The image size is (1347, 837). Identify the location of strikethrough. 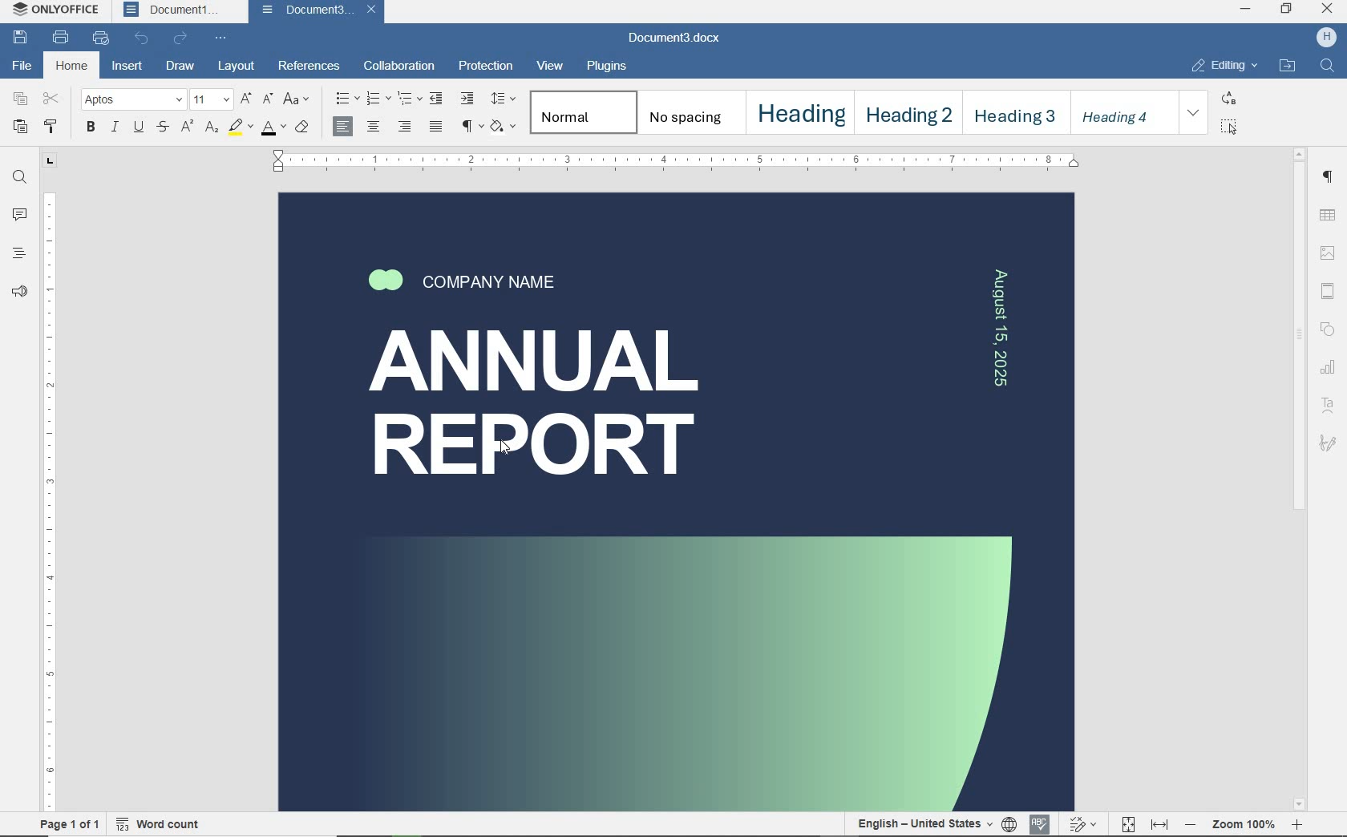
(164, 127).